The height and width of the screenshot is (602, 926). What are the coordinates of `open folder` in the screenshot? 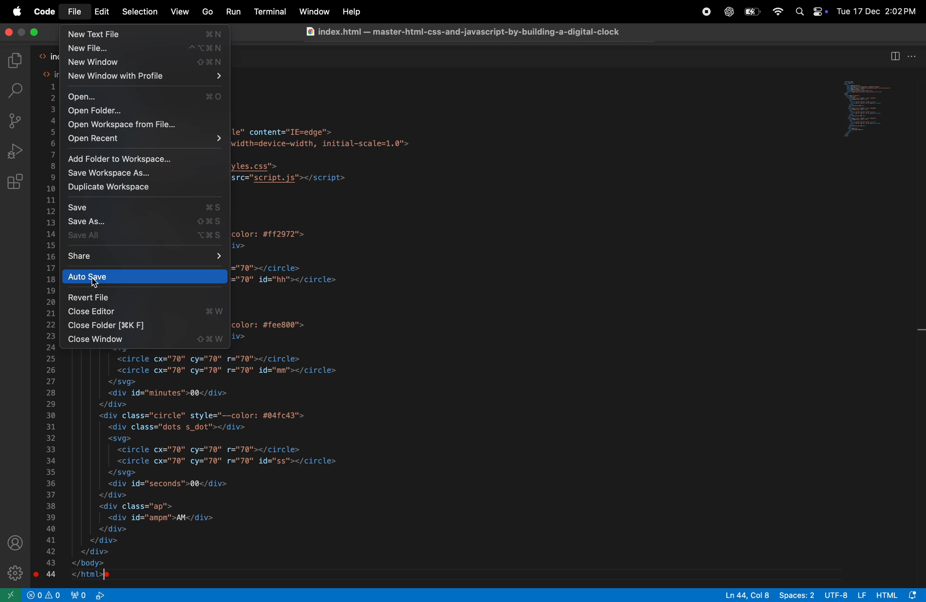 It's located at (145, 110).